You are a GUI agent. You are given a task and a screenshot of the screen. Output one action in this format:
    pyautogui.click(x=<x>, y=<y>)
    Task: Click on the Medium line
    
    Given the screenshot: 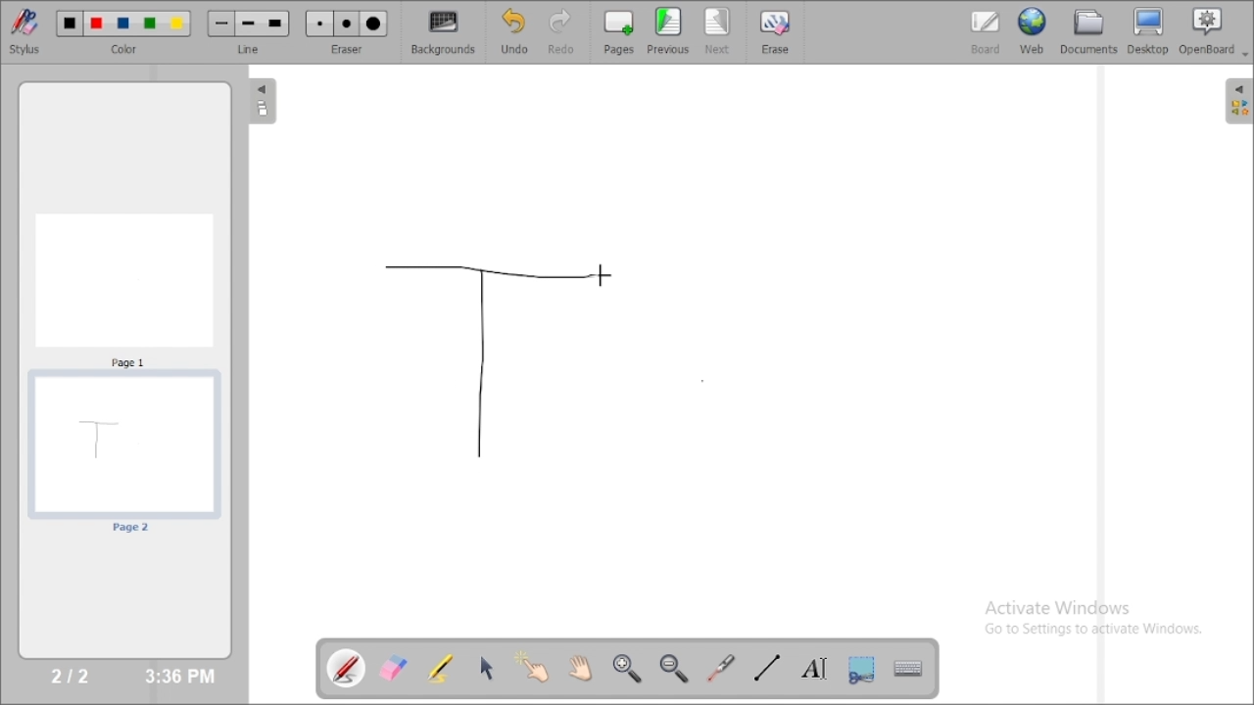 What is the action you would take?
    pyautogui.click(x=250, y=23)
    